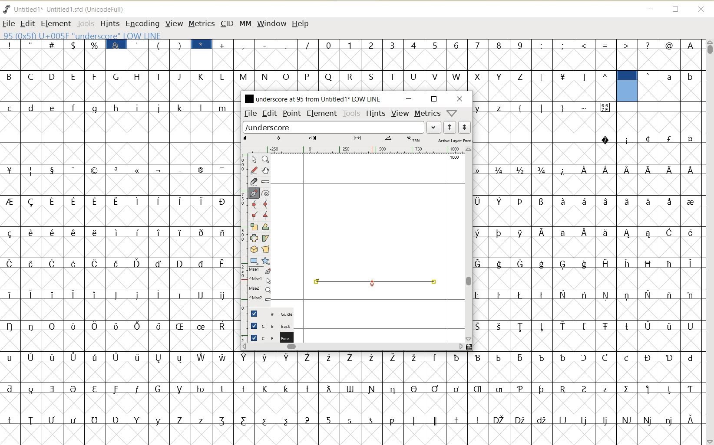  Describe the element at coordinates (352, 114) in the screenshot. I see `TOOLS` at that location.